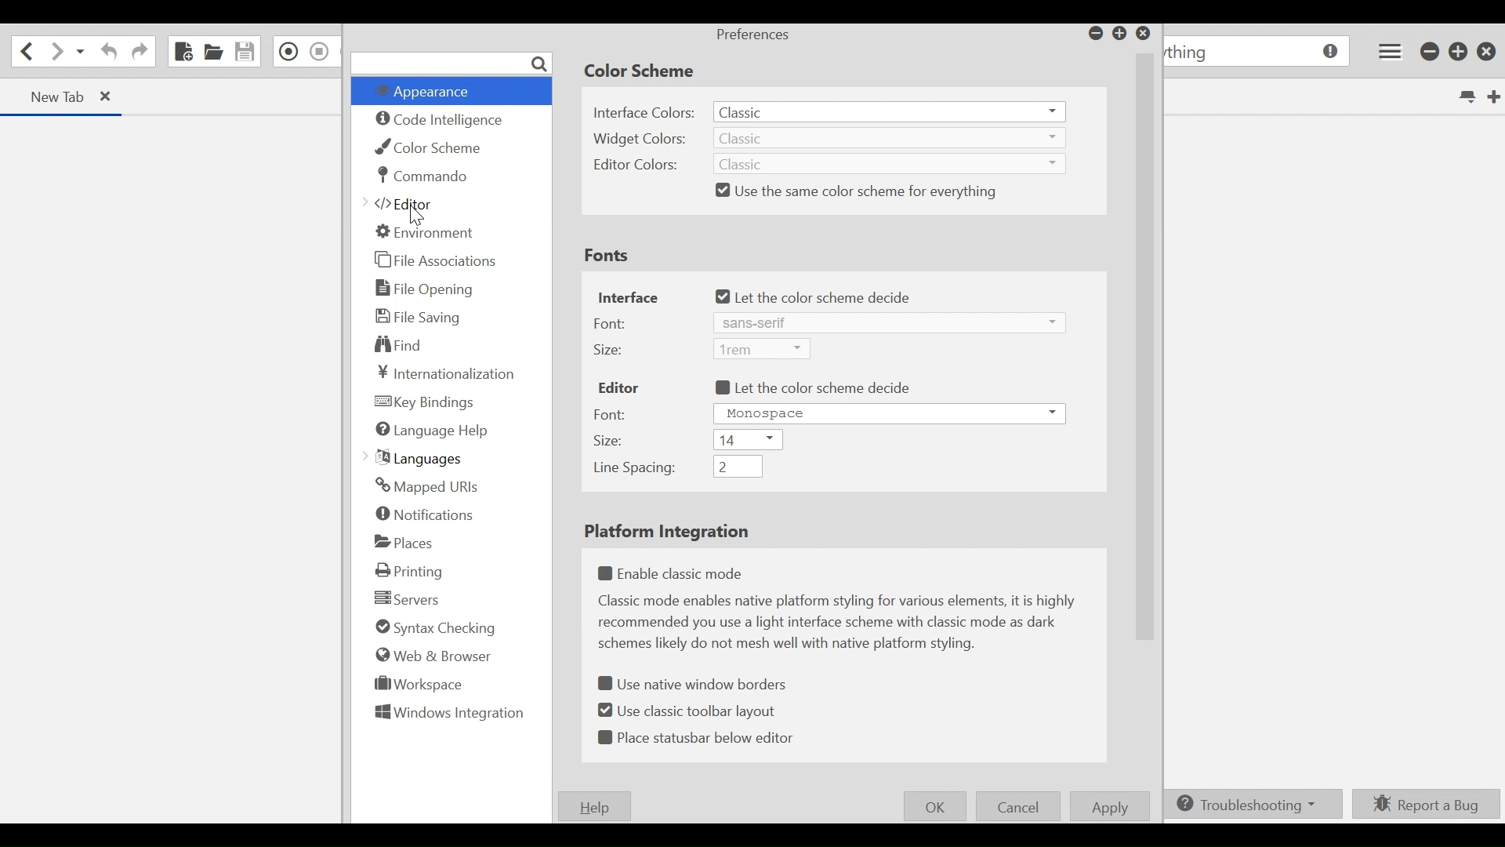 The width and height of the screenshot is (1505, 847). I want to click on (un)select Use native window borders, so click(689, 683).